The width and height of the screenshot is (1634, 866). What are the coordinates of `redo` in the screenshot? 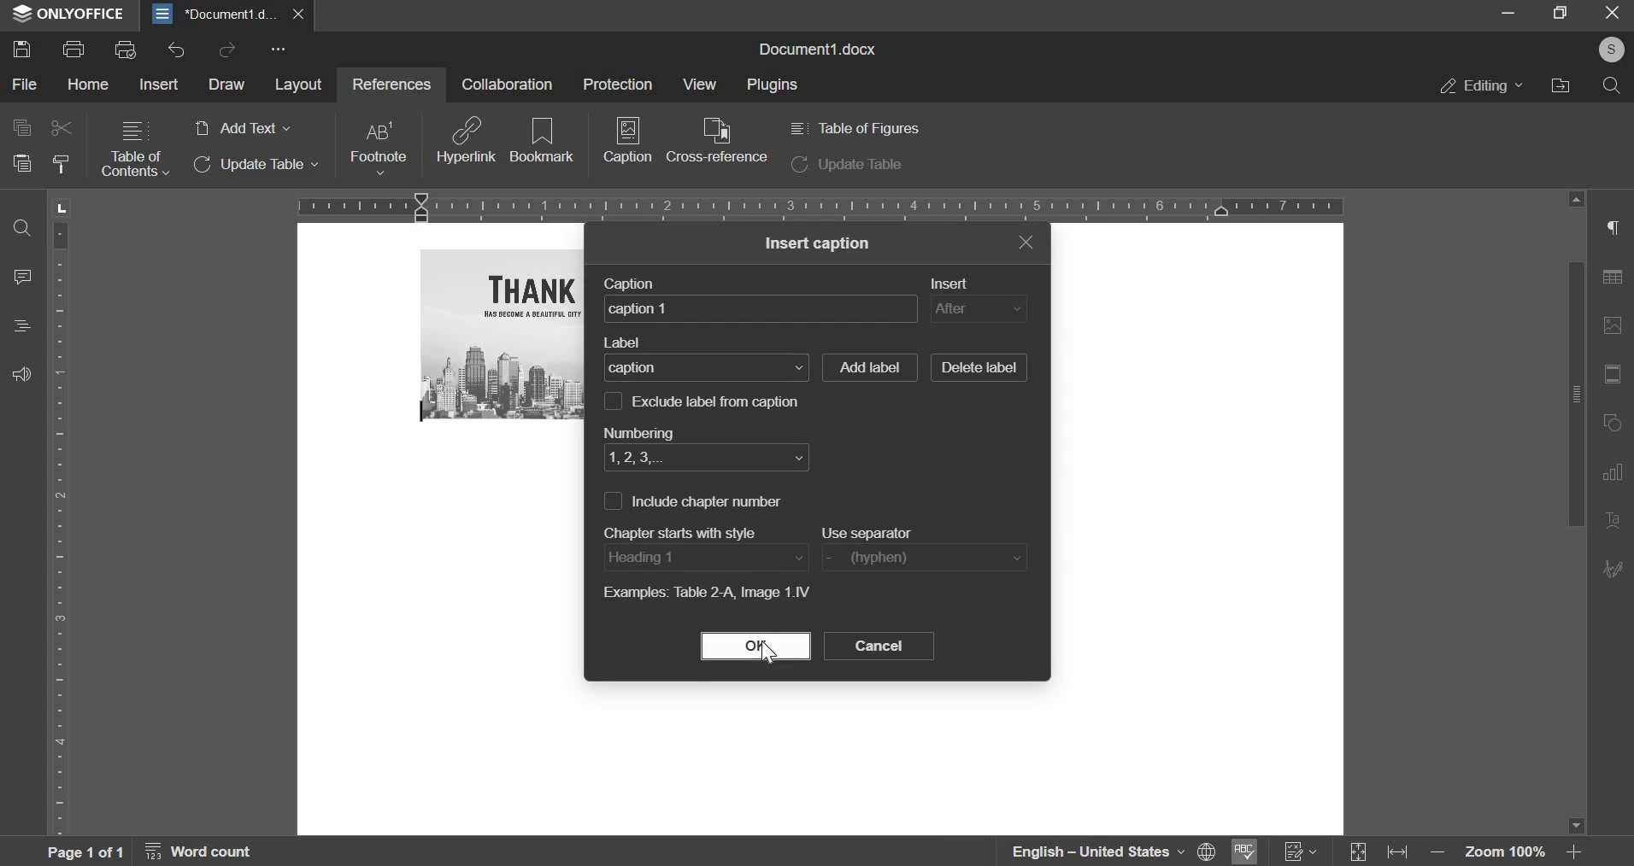 It's located at (226, 49).